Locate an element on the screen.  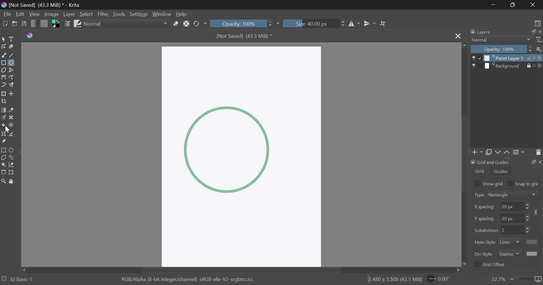
Snap to grid is located at coordinates (524, 183).